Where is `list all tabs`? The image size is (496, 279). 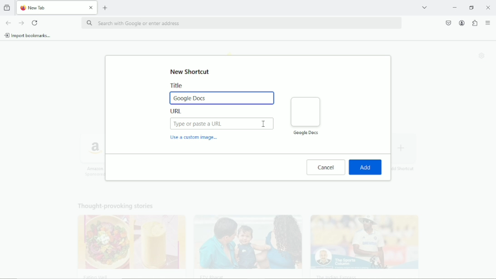
list all tabs is located at coordinates (424, 7).